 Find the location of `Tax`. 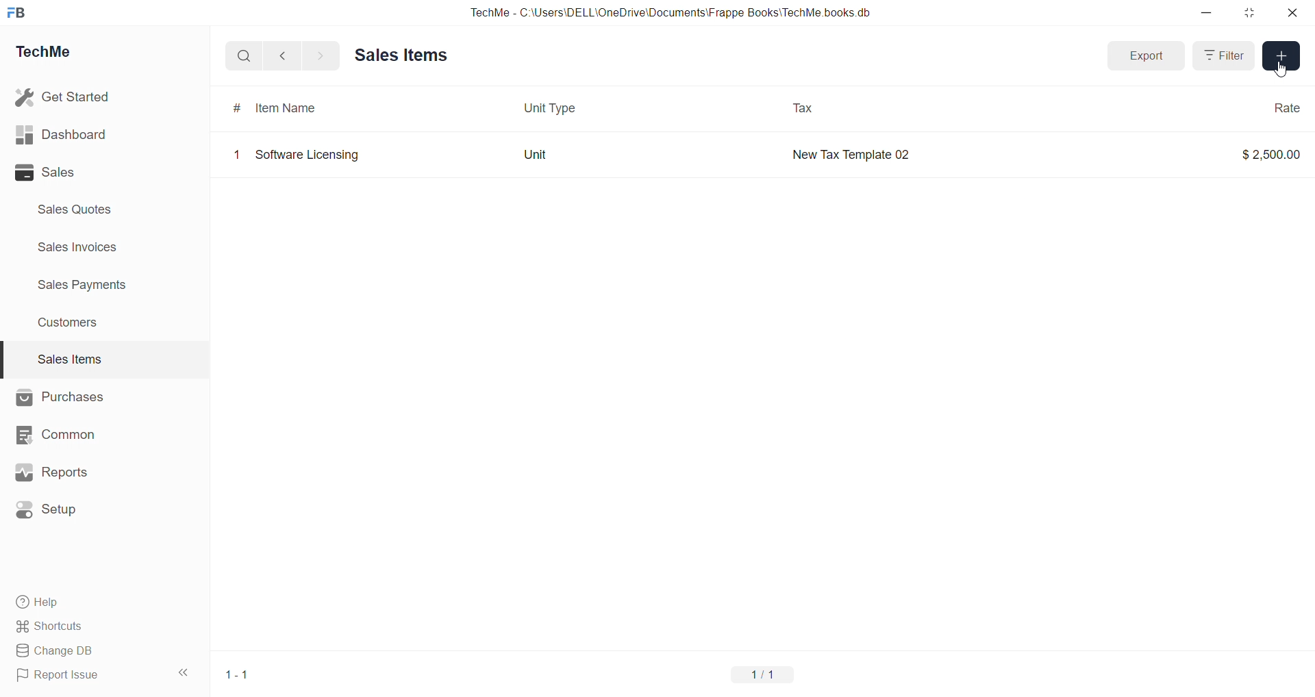

Tax is located at coordinates (803, 108).